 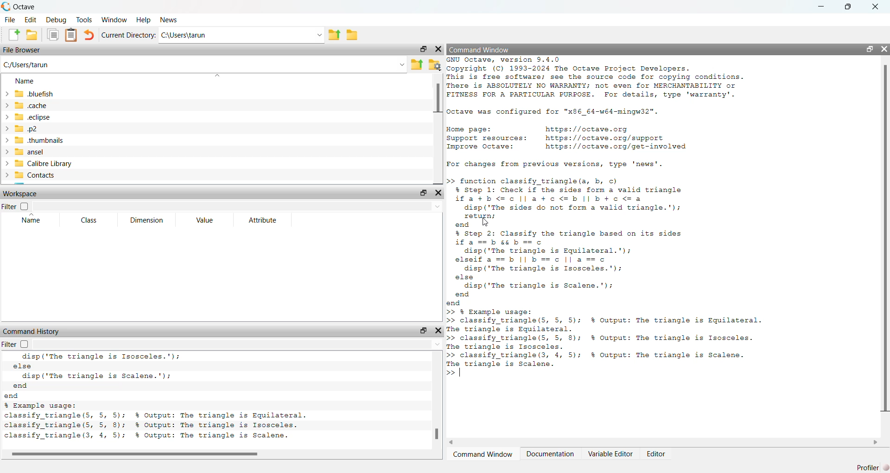 What do you see at coordinates (11, 35) in the screenshot?
I see `new script` at bounding box center [11, 35].